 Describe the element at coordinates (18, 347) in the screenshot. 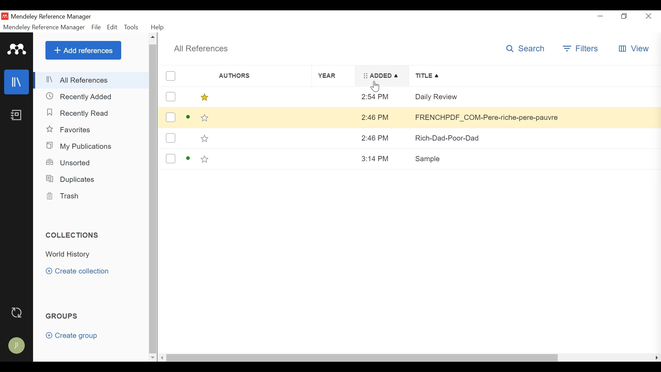

I see `Avatar` at that location.